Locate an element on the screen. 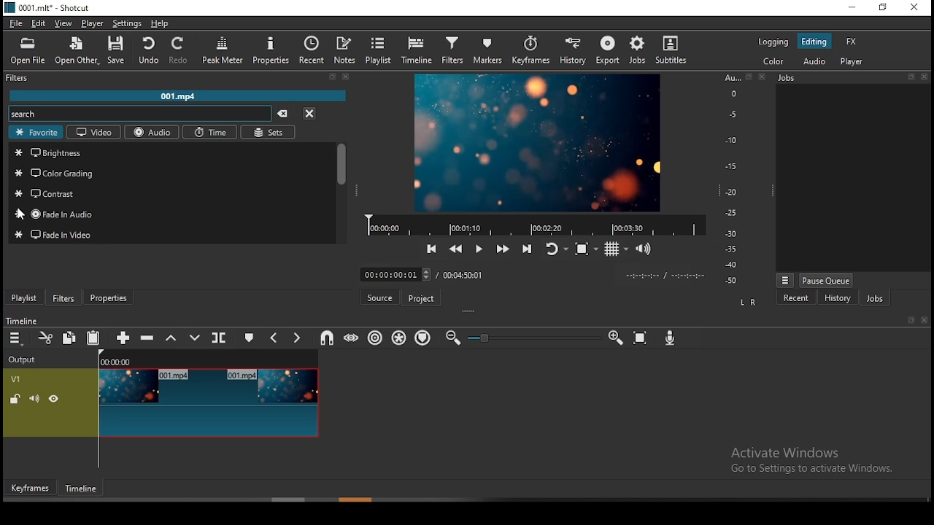 This screenshot has height=525, width=934. skip to next point is located at coordinates (528, 244).